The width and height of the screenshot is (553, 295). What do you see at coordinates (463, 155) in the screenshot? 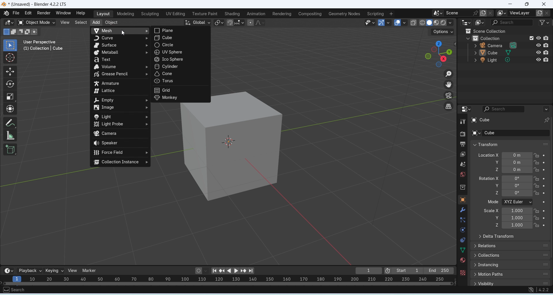
I see `View layer` at bounding box center [463, 155].